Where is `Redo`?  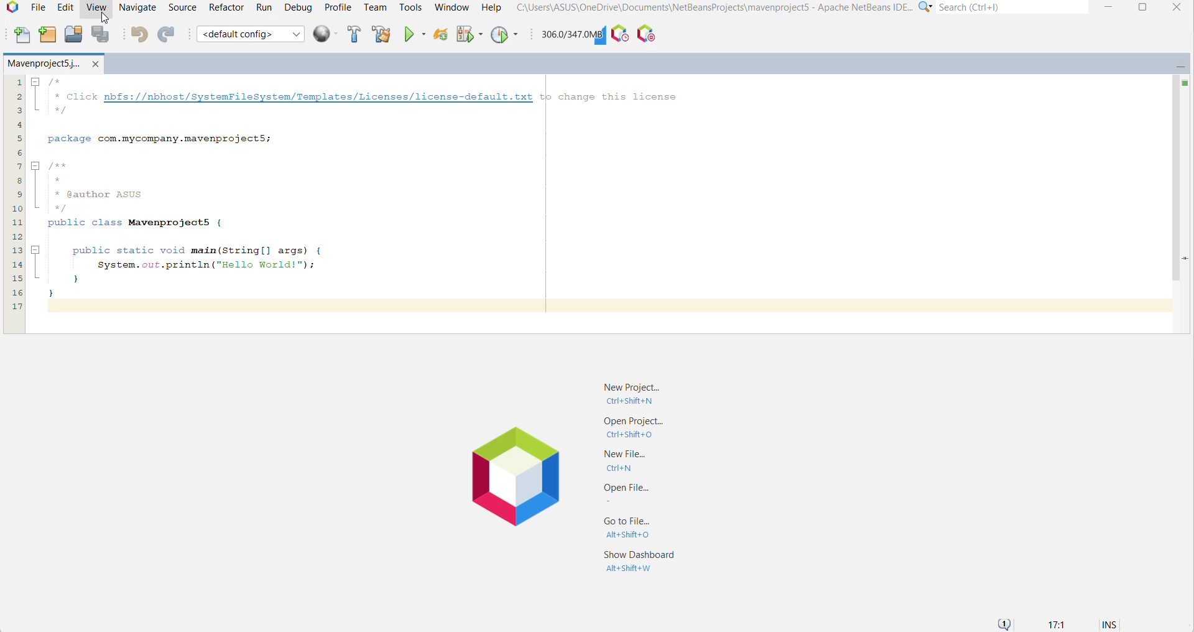
Redo is located at coordinates (169, 35).